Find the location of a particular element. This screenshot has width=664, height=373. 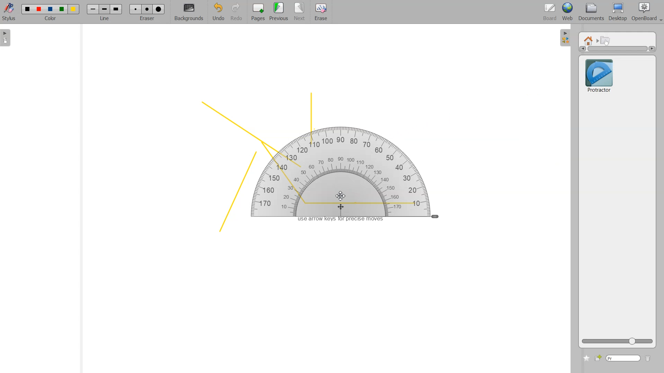

Cursor is located at coordinates (341, 195).